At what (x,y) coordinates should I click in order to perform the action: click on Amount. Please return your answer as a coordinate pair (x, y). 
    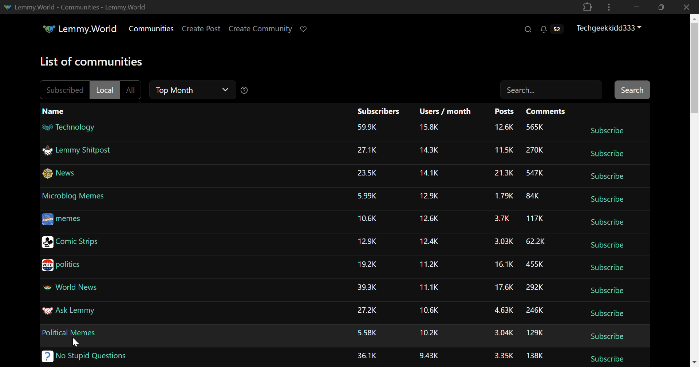
    Looking at the image, I should click on (428, 264).